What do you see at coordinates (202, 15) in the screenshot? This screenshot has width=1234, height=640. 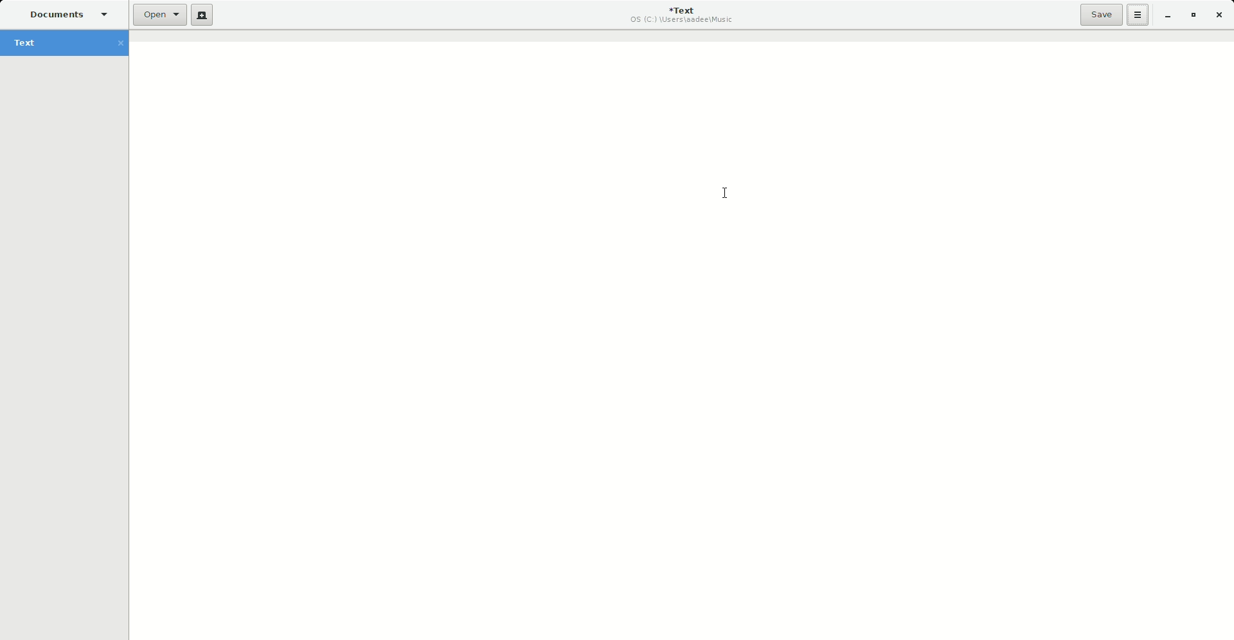 I see `New` at bounding box center [202, 15].